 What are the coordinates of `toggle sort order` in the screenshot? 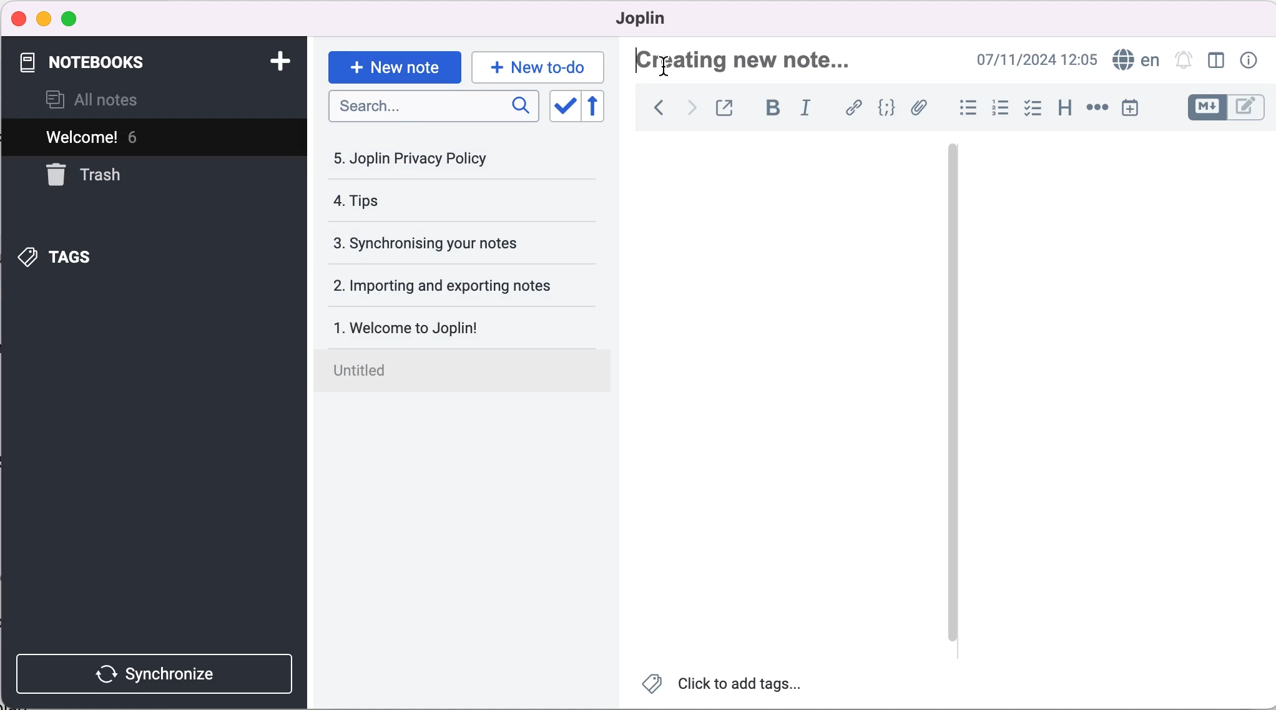 It's located at (564, 107).